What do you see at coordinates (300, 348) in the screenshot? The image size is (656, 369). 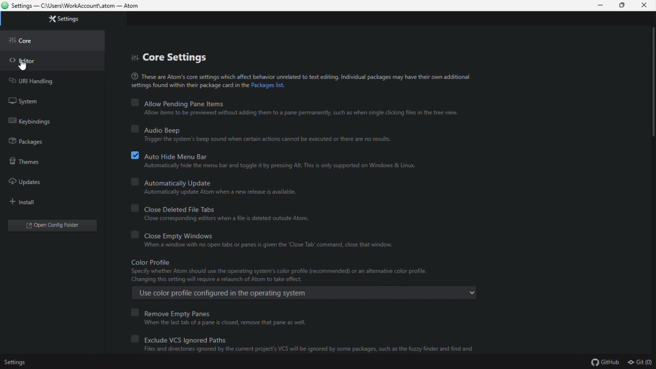 I see `Files and directories ignored by the current project's VCS wil be ignored by some packages, such as the fuzzy finder and find and` at bounding box center [300, 348].